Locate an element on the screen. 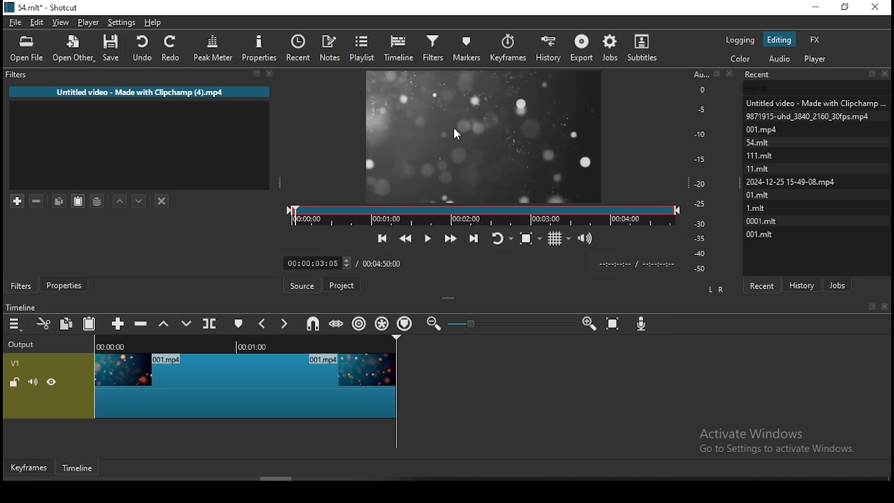 This screenshot has height=503, width=894. ripple markers is located at coordinates (406, 323).